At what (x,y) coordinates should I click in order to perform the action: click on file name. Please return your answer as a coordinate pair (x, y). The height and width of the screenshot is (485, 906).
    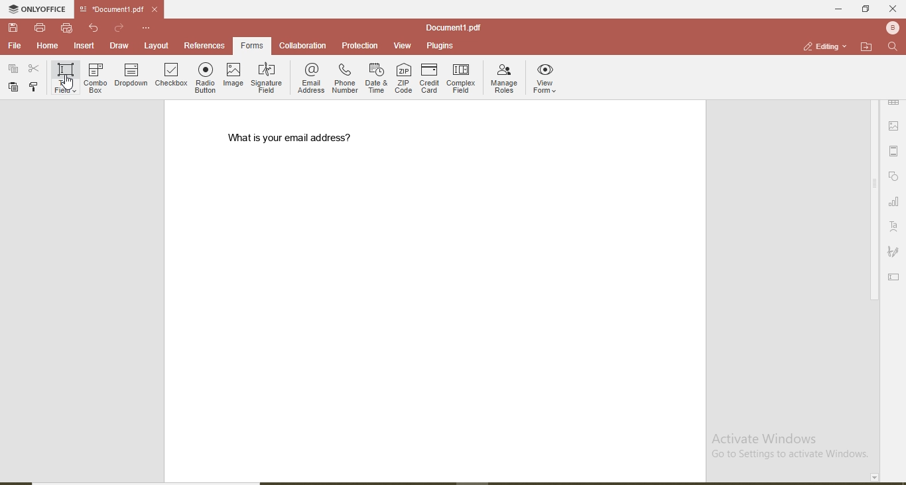
    Looking at the image, I should click on (109, 10).